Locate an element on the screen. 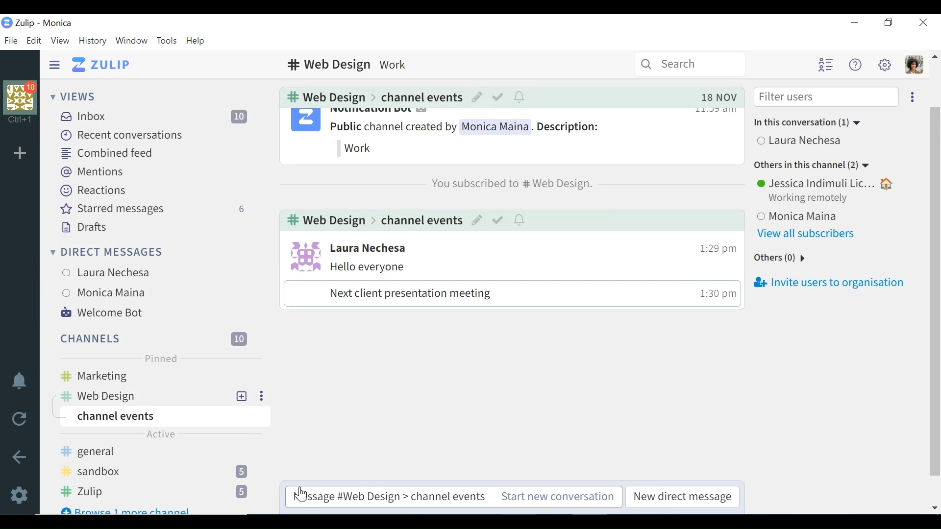 This screenshot has height=529, width=941. notification is located at coordinates (520, 220).